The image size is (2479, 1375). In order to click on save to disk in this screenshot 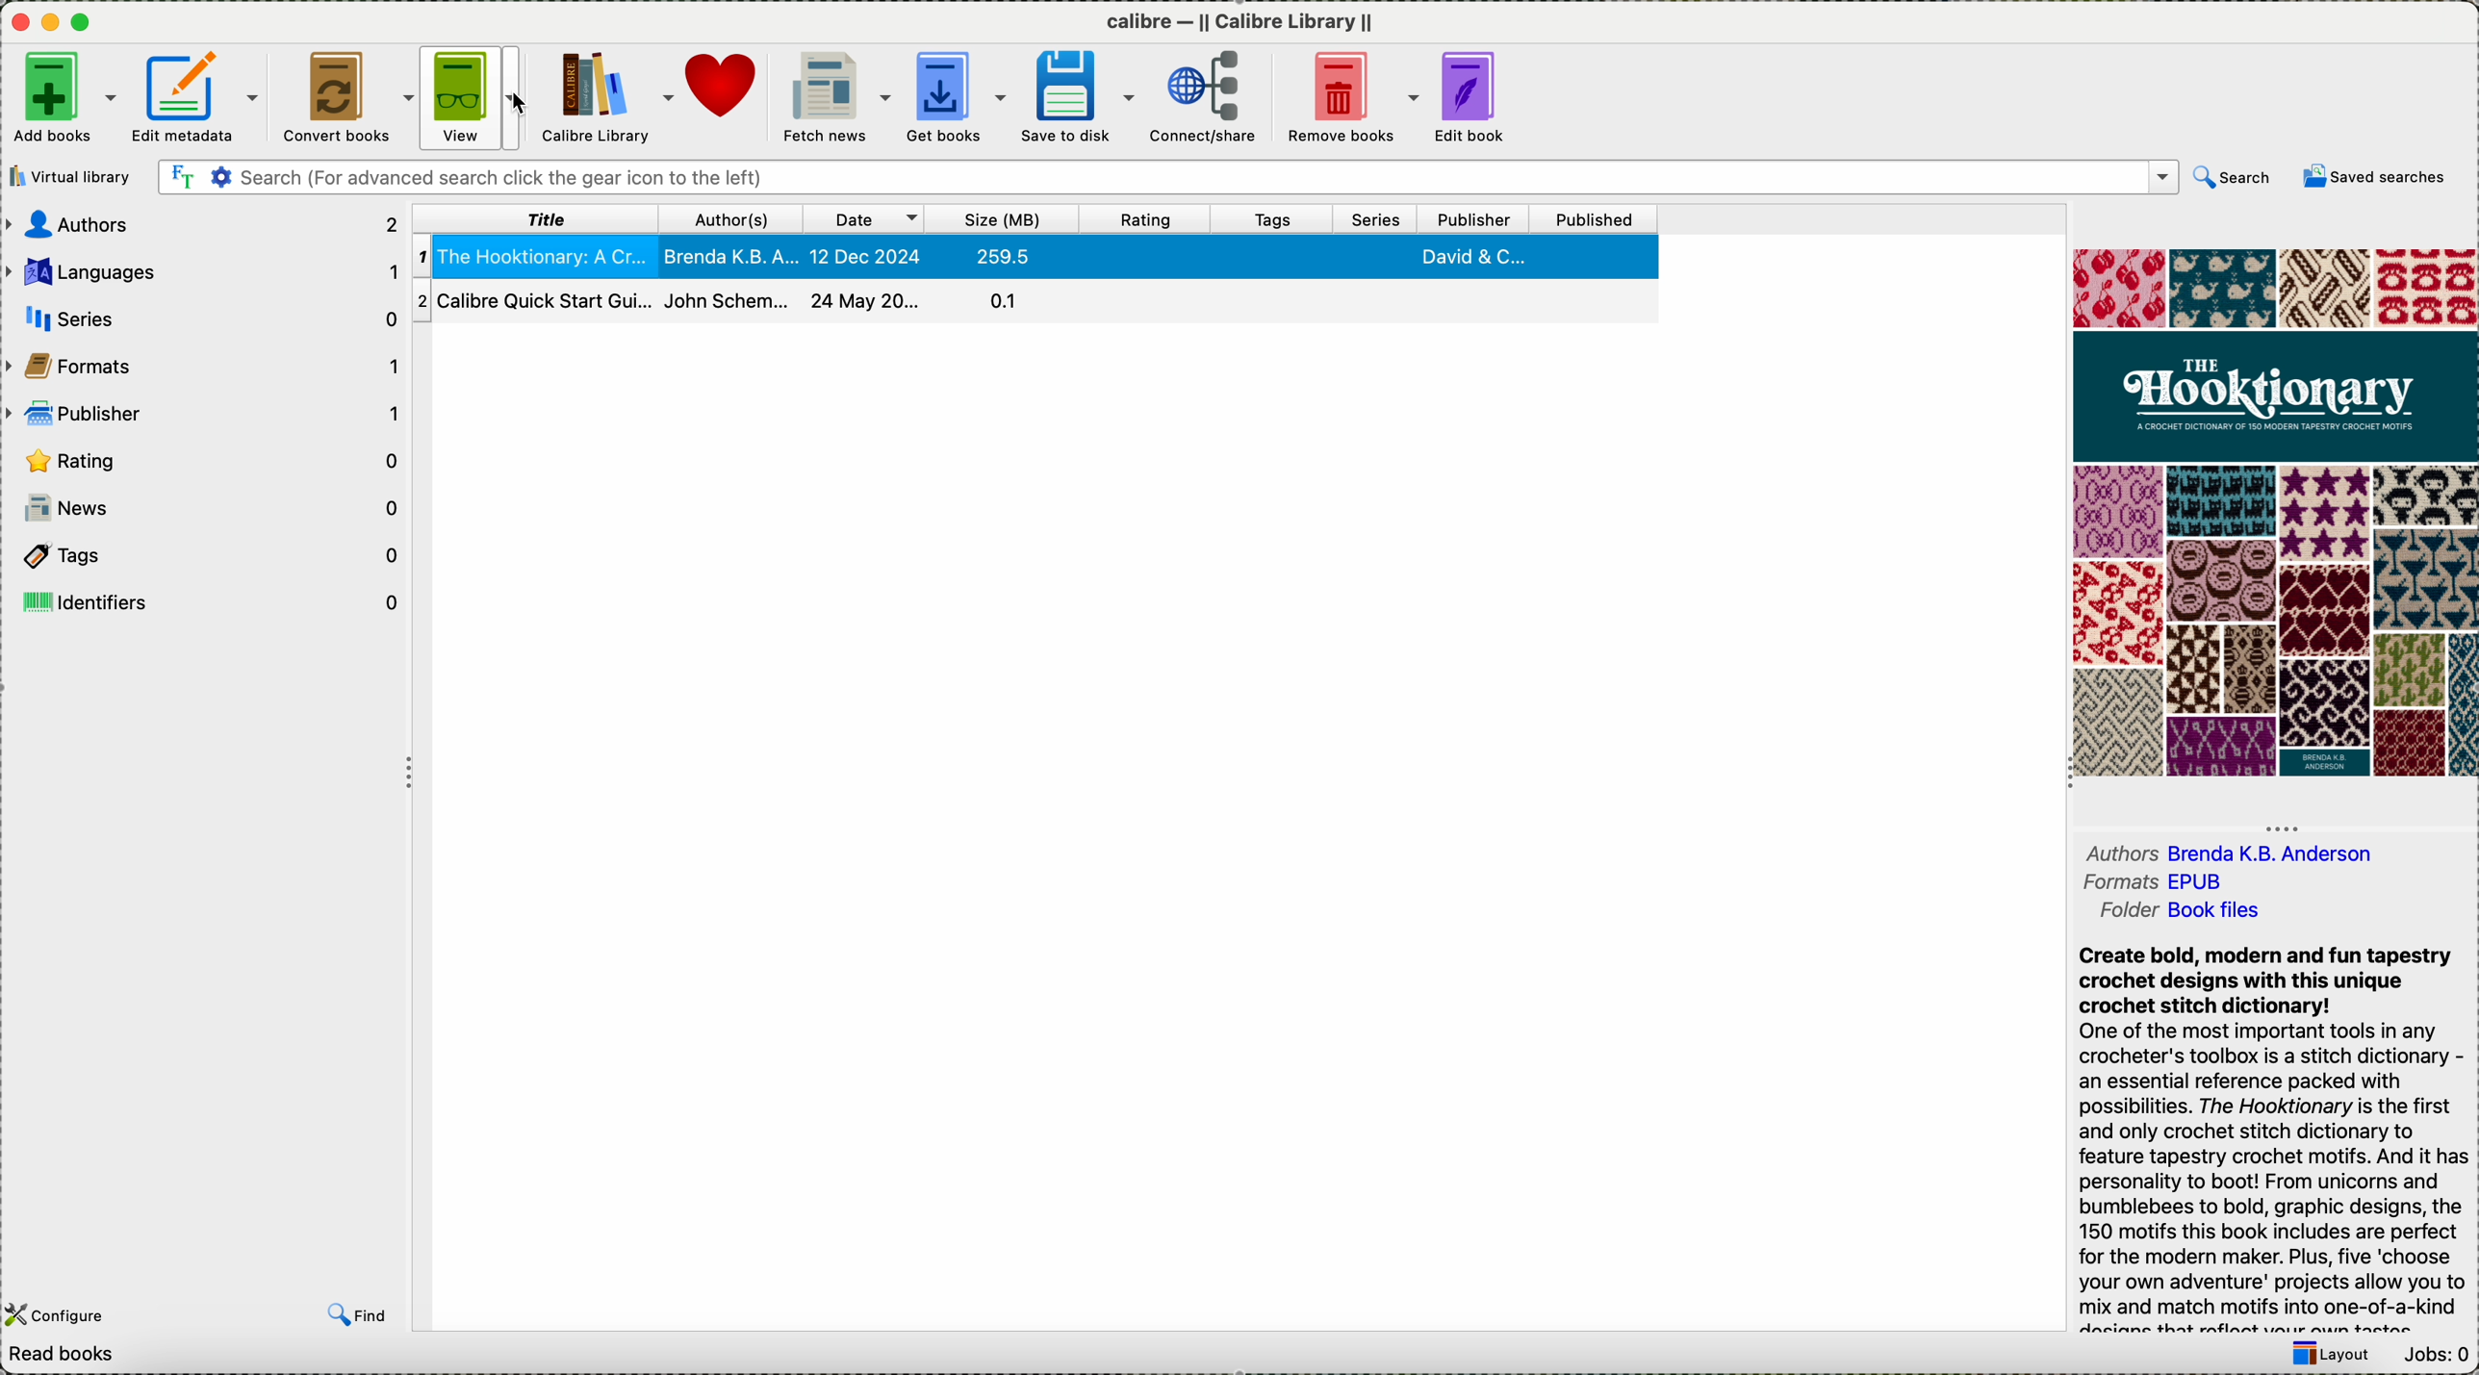, I will do `click(1077, 95)`.